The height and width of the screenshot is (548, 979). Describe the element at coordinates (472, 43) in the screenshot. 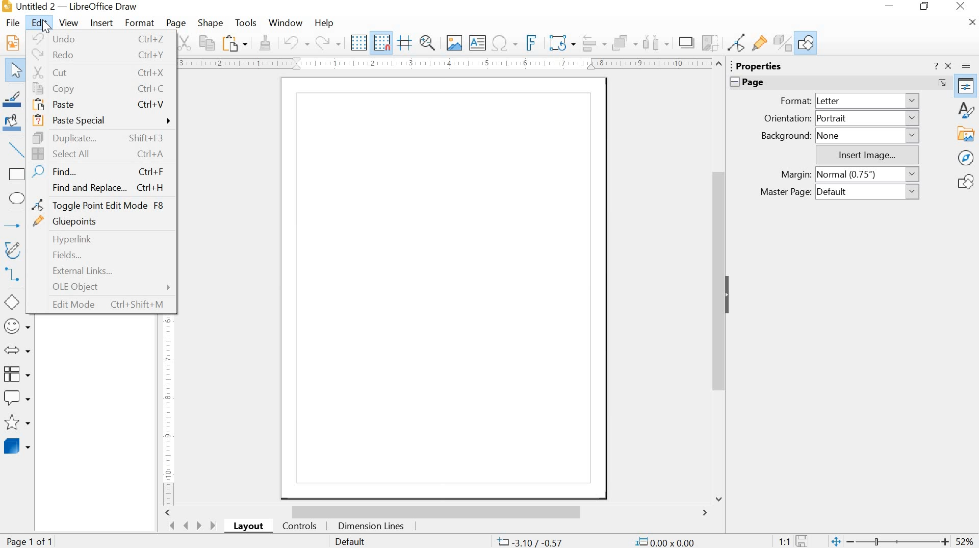

I see `Insert Text Box (double click for multi-selection)` at that location.